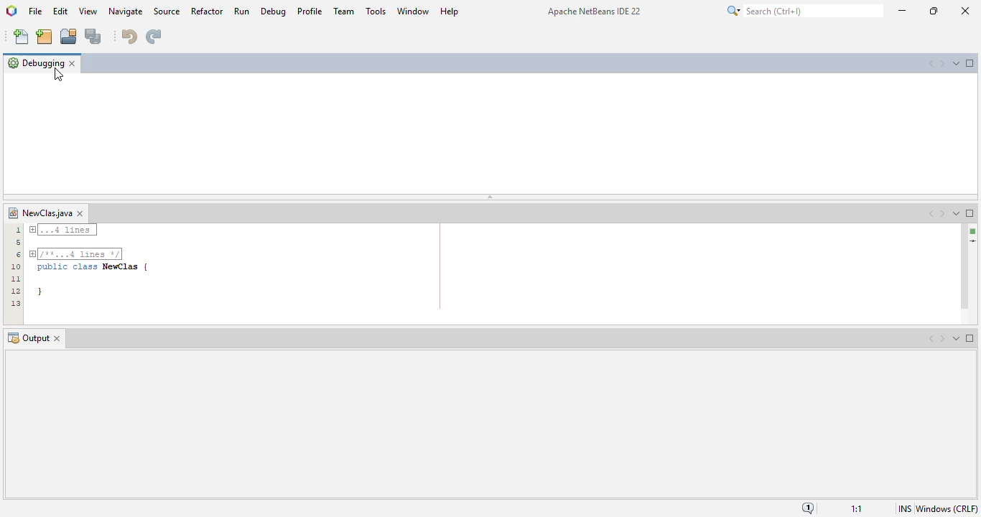  Describe the element at coordinates (904, 508) in the screenshot. I see `insert mode` at that location.